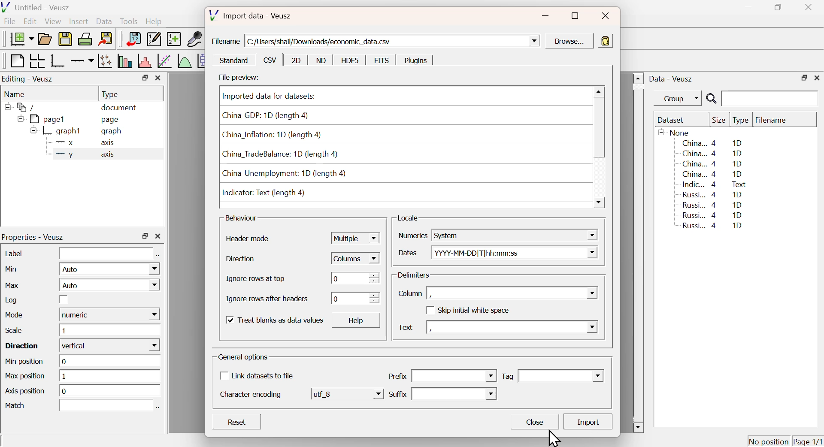 This screenshot has width=824, height=447. Describe the element at coordinates (567, 42) in the screenshot. I see `Browse...` at that location.